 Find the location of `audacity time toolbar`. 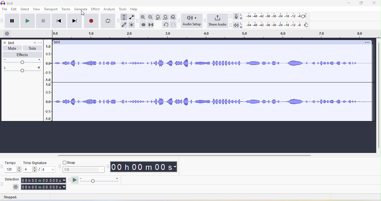

audacity time toolbar is located at coordinates (108, 167).